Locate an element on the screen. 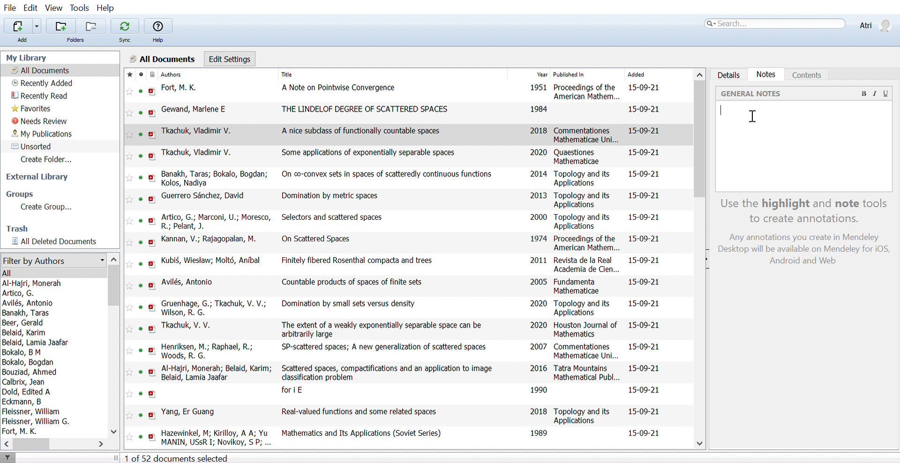 The height and width of the screenshot is (463, 900). Revista de la Real Academia de Cien... is located at coordinates (588, 265).